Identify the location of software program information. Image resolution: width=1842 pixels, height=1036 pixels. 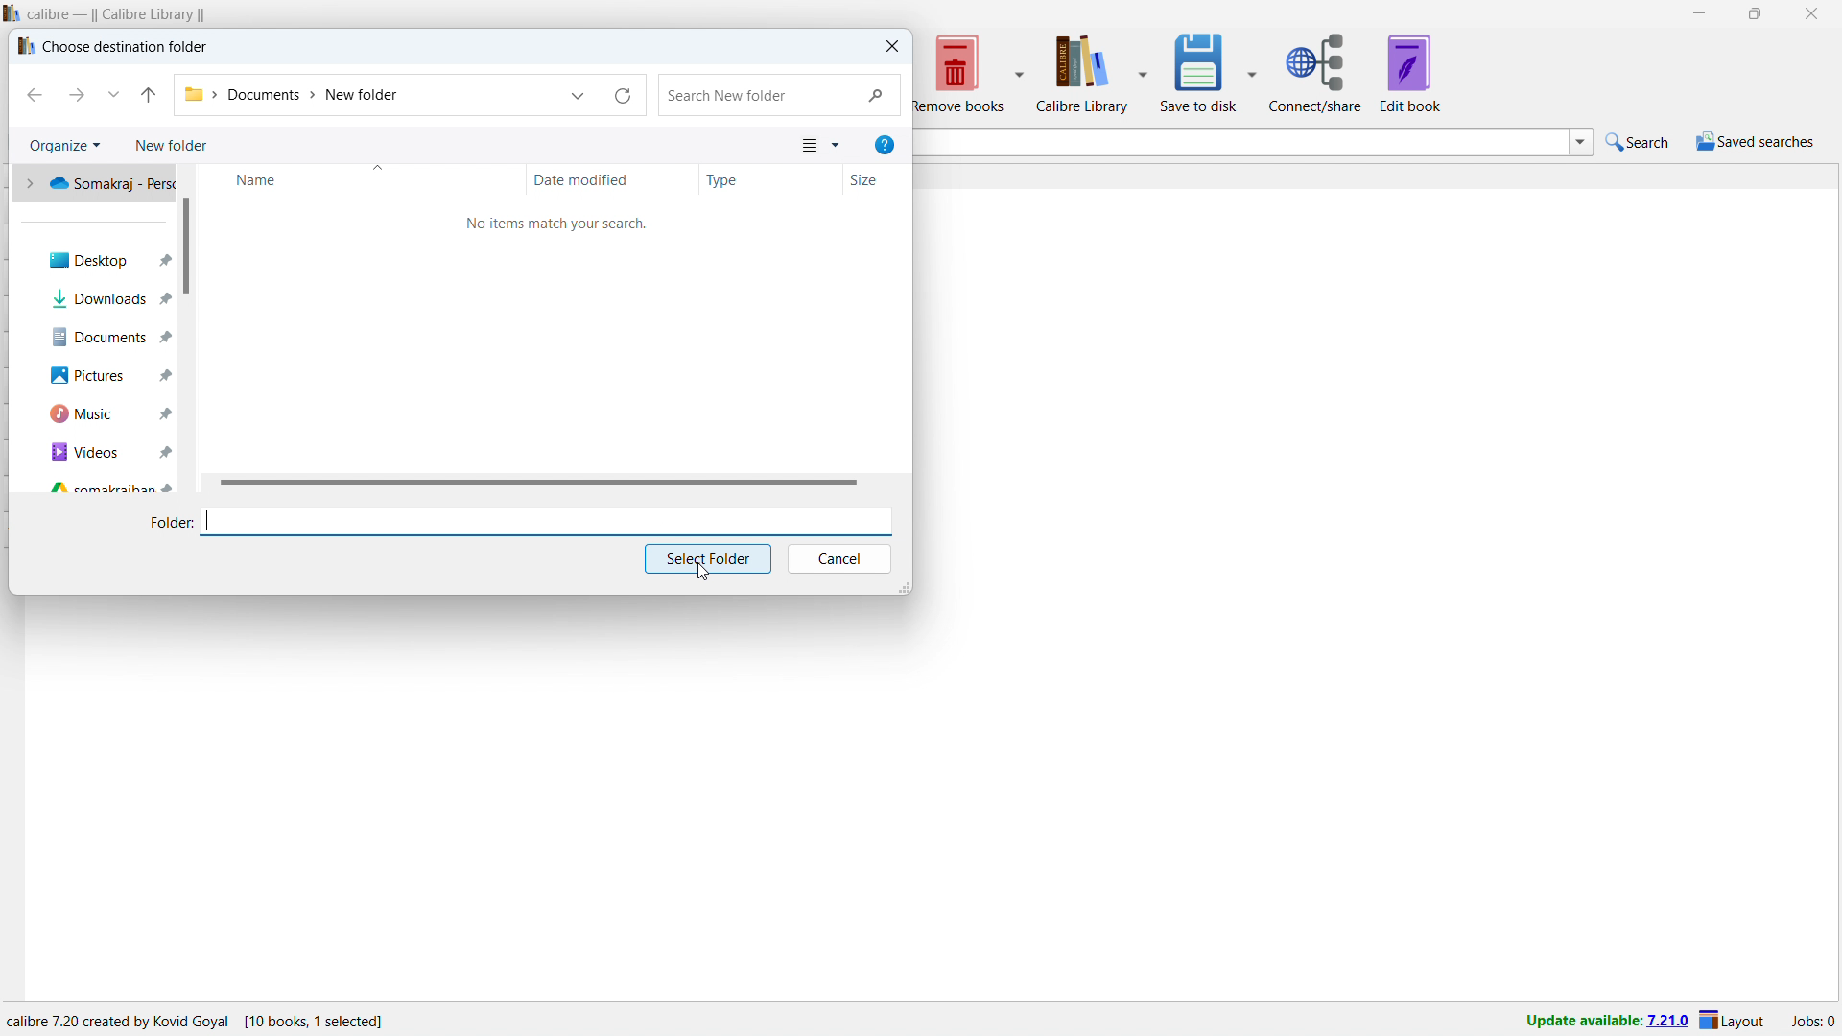
(204, 1023).